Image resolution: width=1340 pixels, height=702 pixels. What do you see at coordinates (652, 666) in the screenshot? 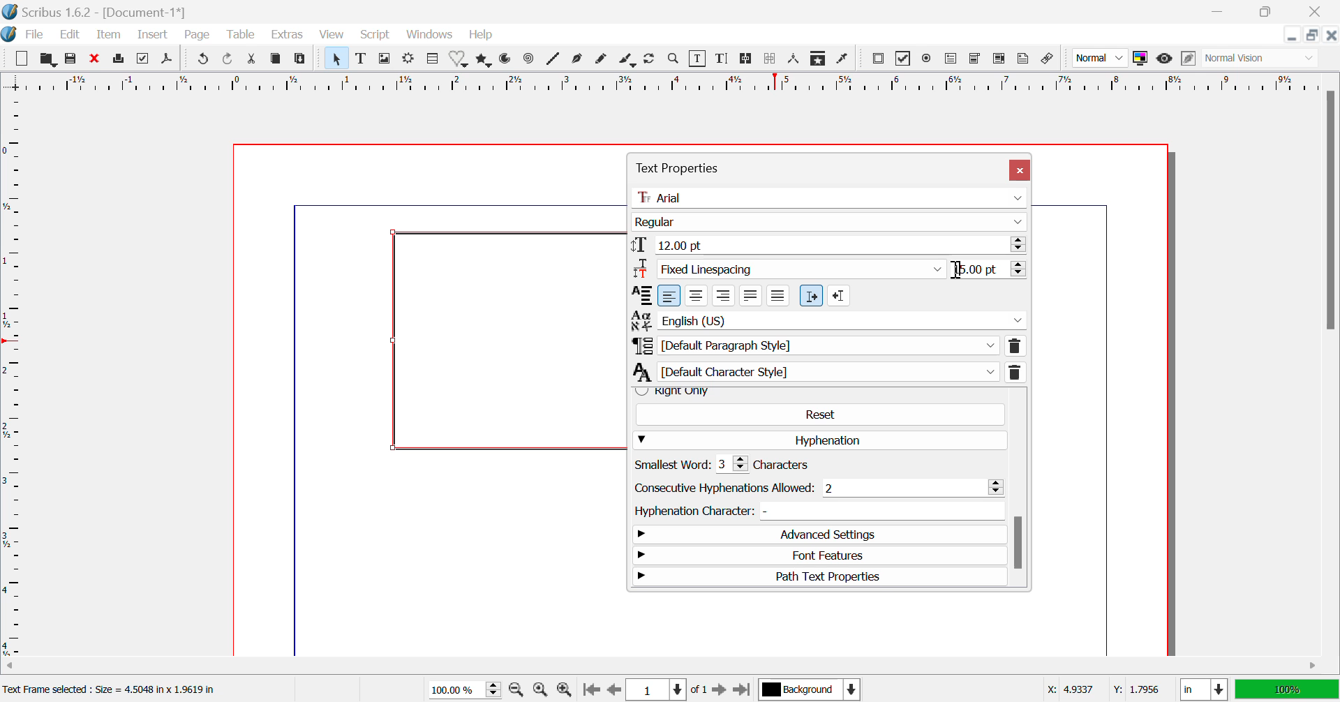
I see `Horizontal Scroll Bar` at bounding box center [652, 666].